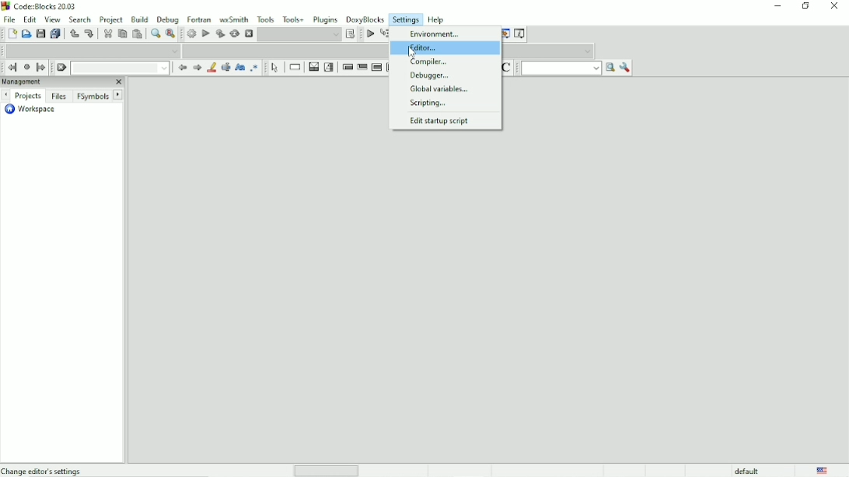 The width and height of the screenshot is (849, 477). Describe the element at coordinates (385, 34) in the screenshot. I see `Run to cursor` at that location.